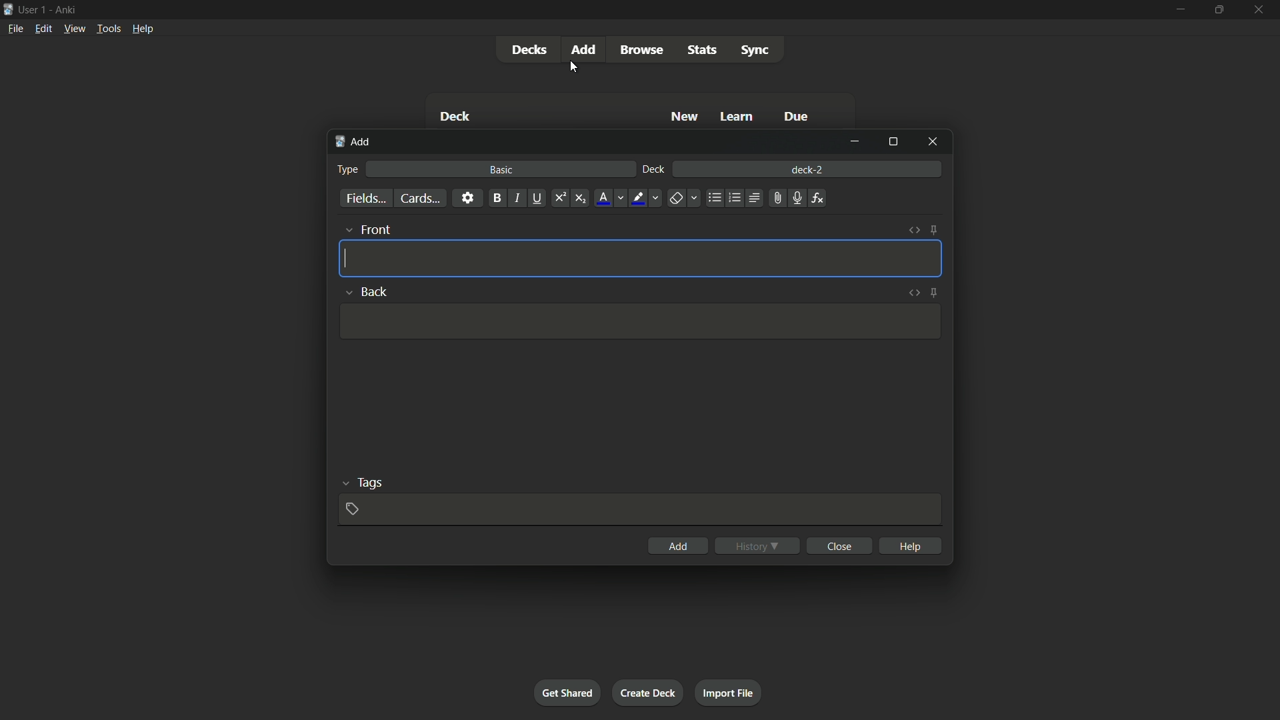 Image resolution: width=1280 pixels, height=720 pixels. Describe the element at coordinates (1182, 9) in the screenshot. I see `minimize` at that location.